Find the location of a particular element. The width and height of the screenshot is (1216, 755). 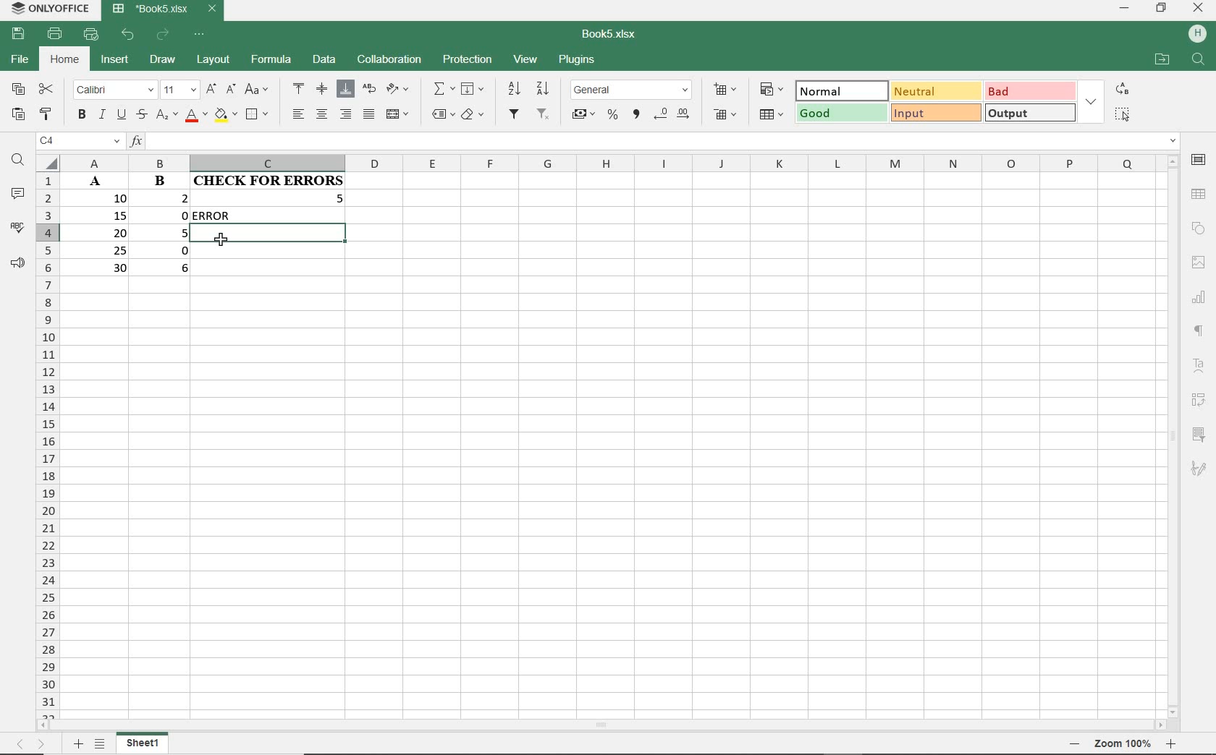

PIVOT TABLE is located at coordinates (1197, 401).